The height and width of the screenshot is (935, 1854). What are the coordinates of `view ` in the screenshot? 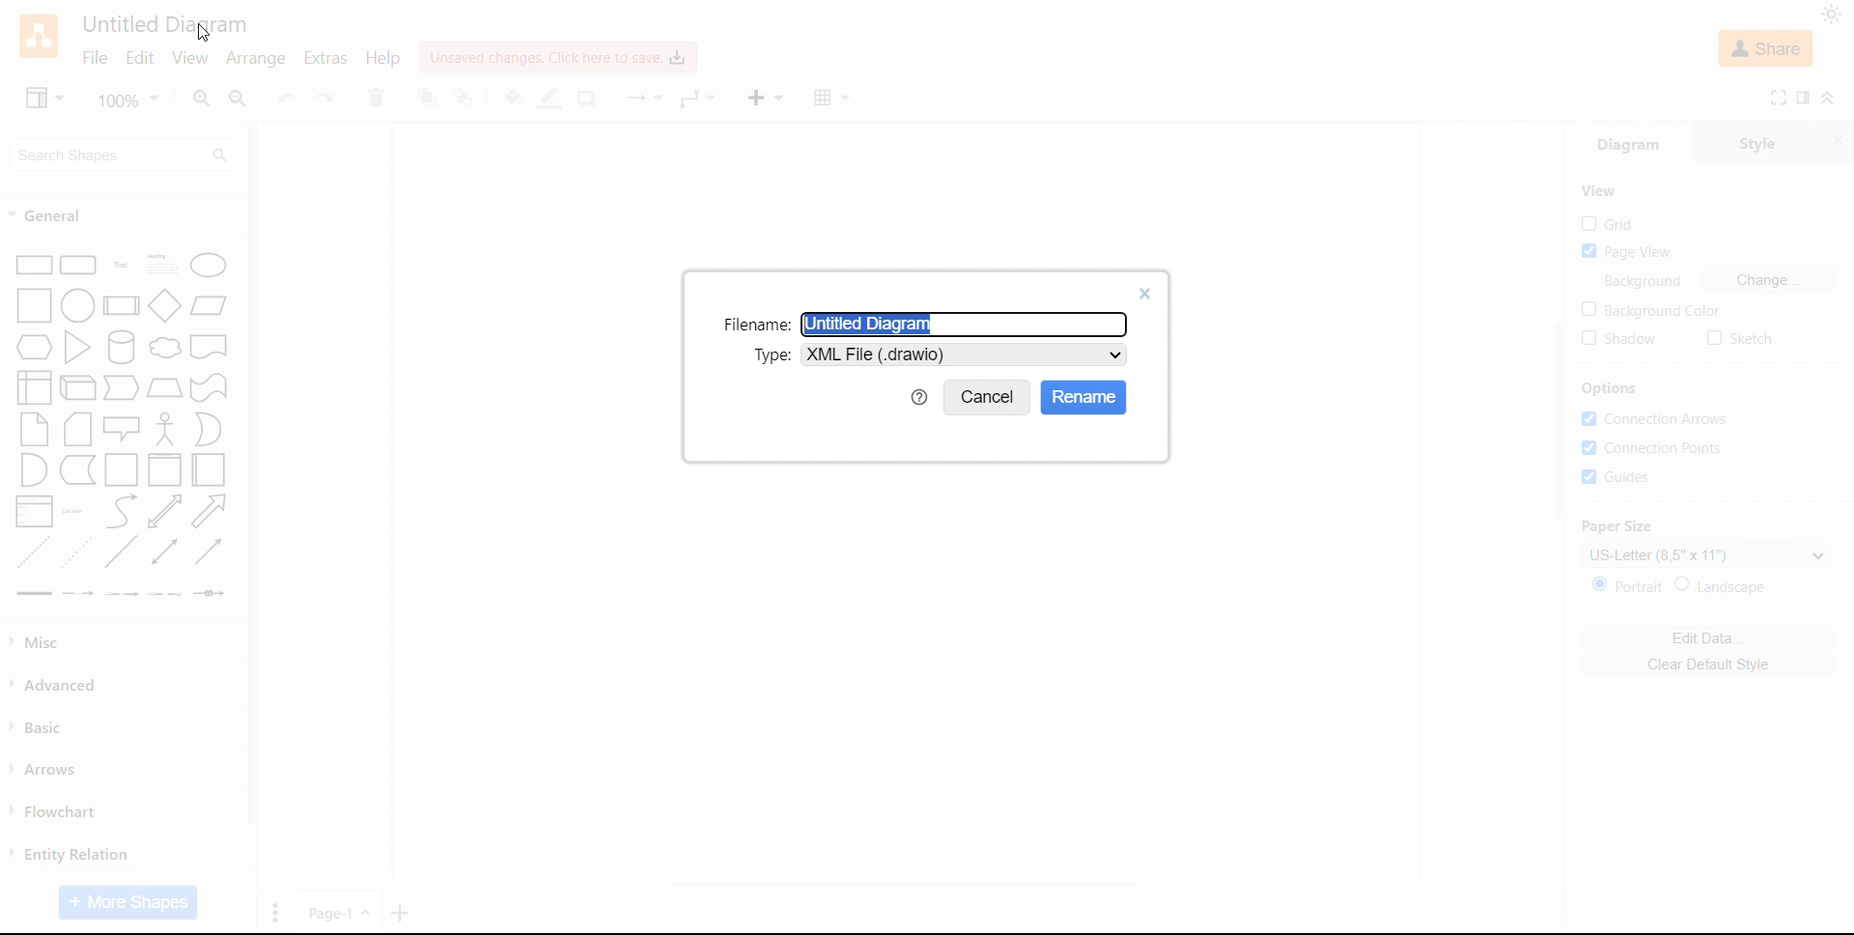 It's located at (44, 97).